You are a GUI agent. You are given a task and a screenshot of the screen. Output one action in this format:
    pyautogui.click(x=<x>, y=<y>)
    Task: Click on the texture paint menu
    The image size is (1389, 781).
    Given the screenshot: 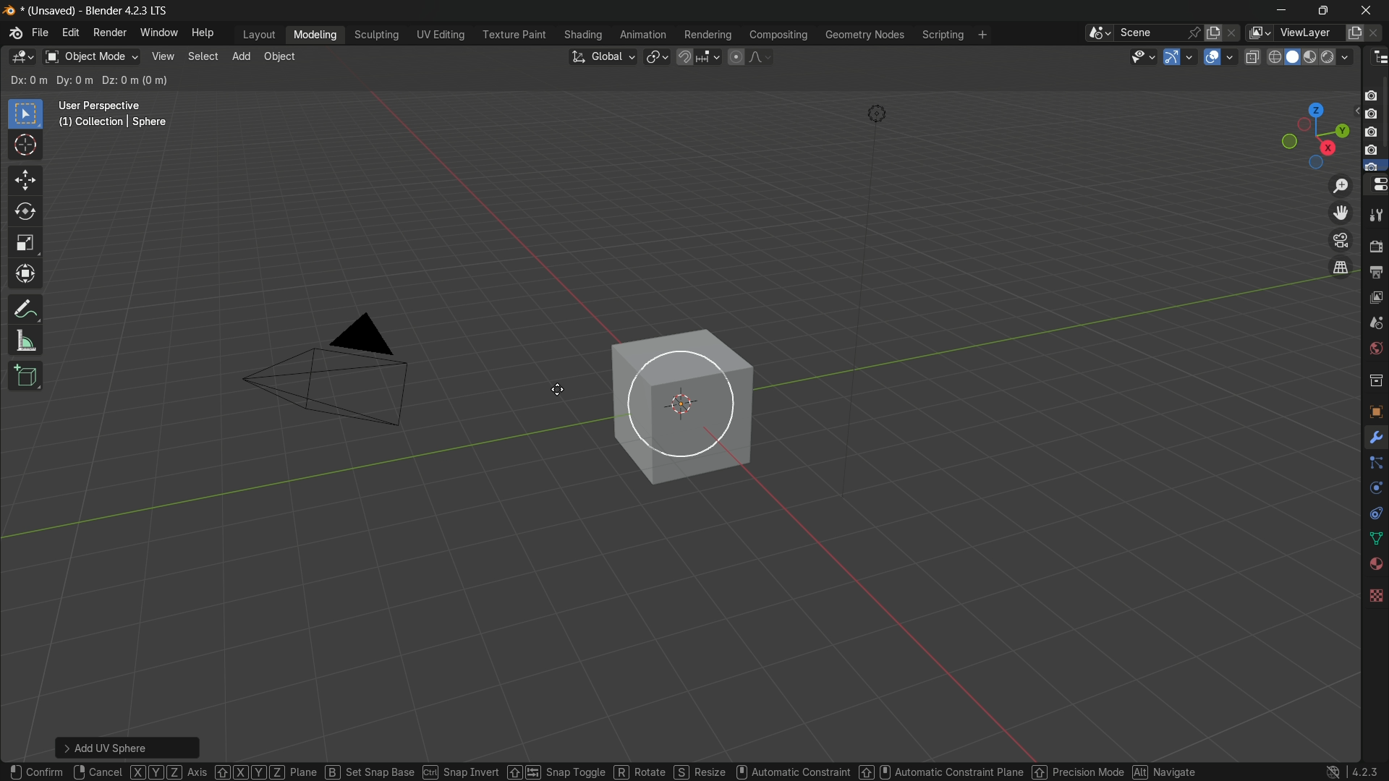 What is the action you would take?
    pyautogui.click(x=514, y=36)
    